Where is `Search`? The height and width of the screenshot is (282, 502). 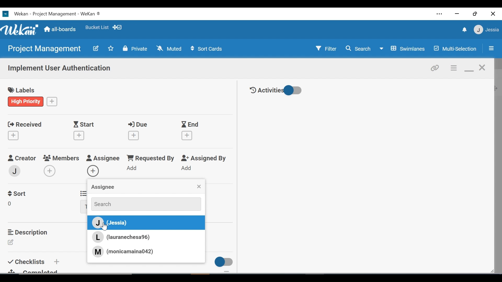
Search is located at coordinates (358, 49).